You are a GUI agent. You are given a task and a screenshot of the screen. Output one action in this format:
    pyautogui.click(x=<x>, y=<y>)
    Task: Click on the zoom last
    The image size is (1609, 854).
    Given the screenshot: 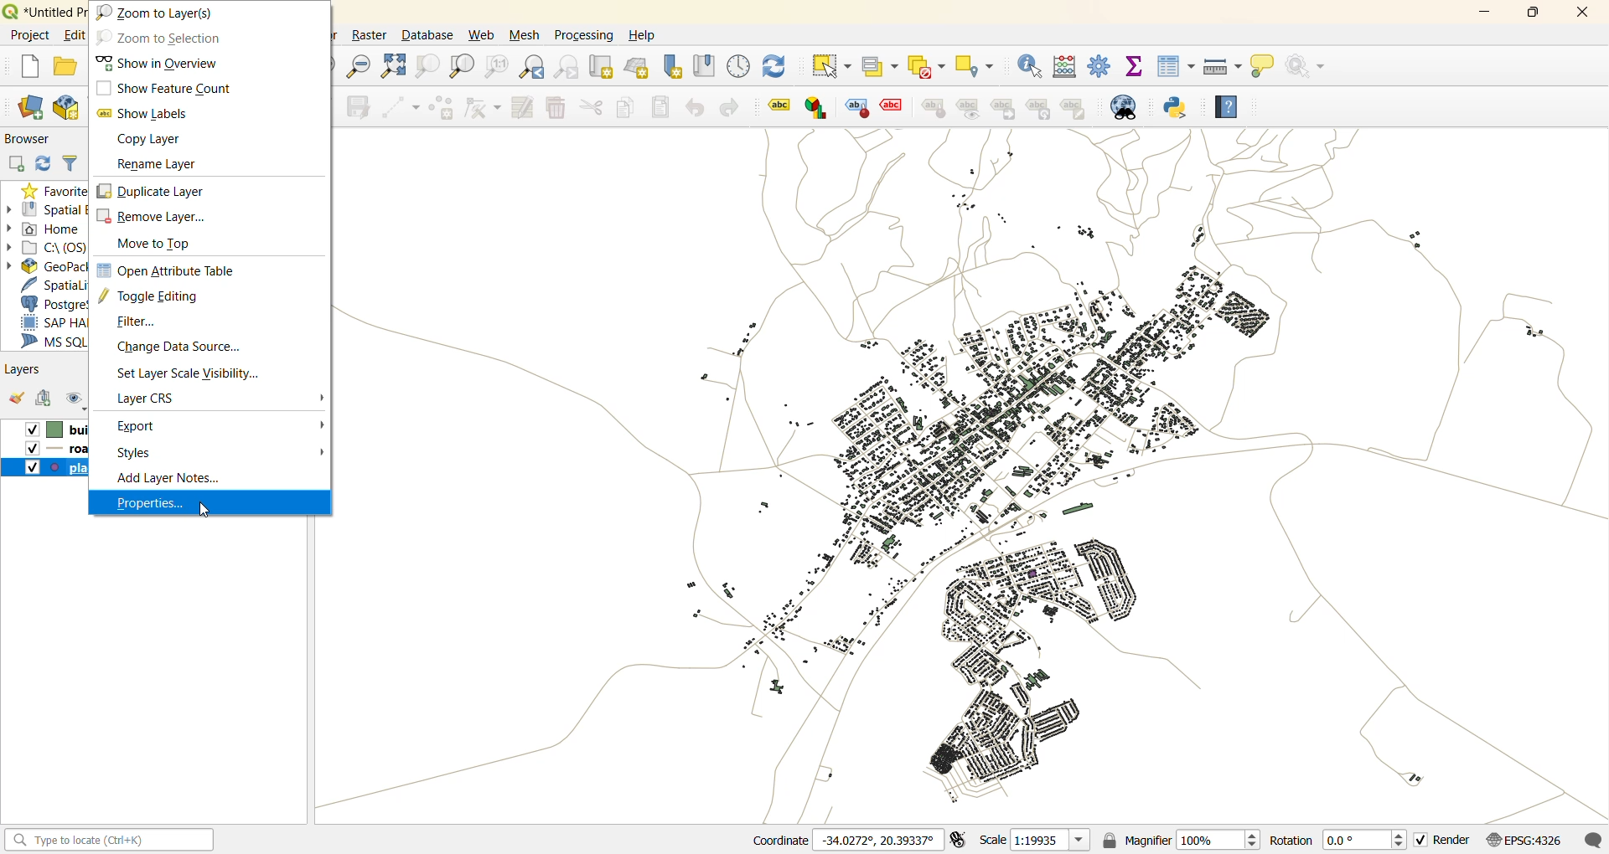 What is the action you would take?
    pyautogui.click(x=534, y=66)
    